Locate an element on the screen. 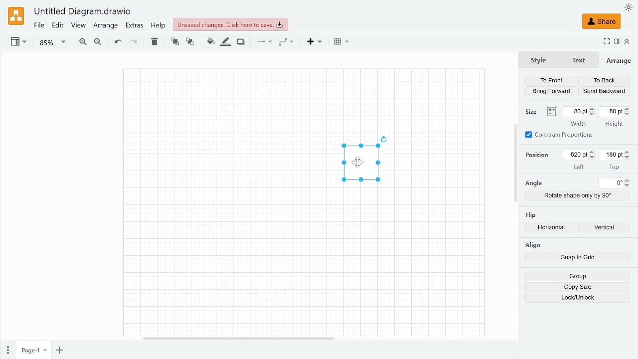 The height and width of the screenshot is (359, 638). Current angle is located at coordinates (612, 183).